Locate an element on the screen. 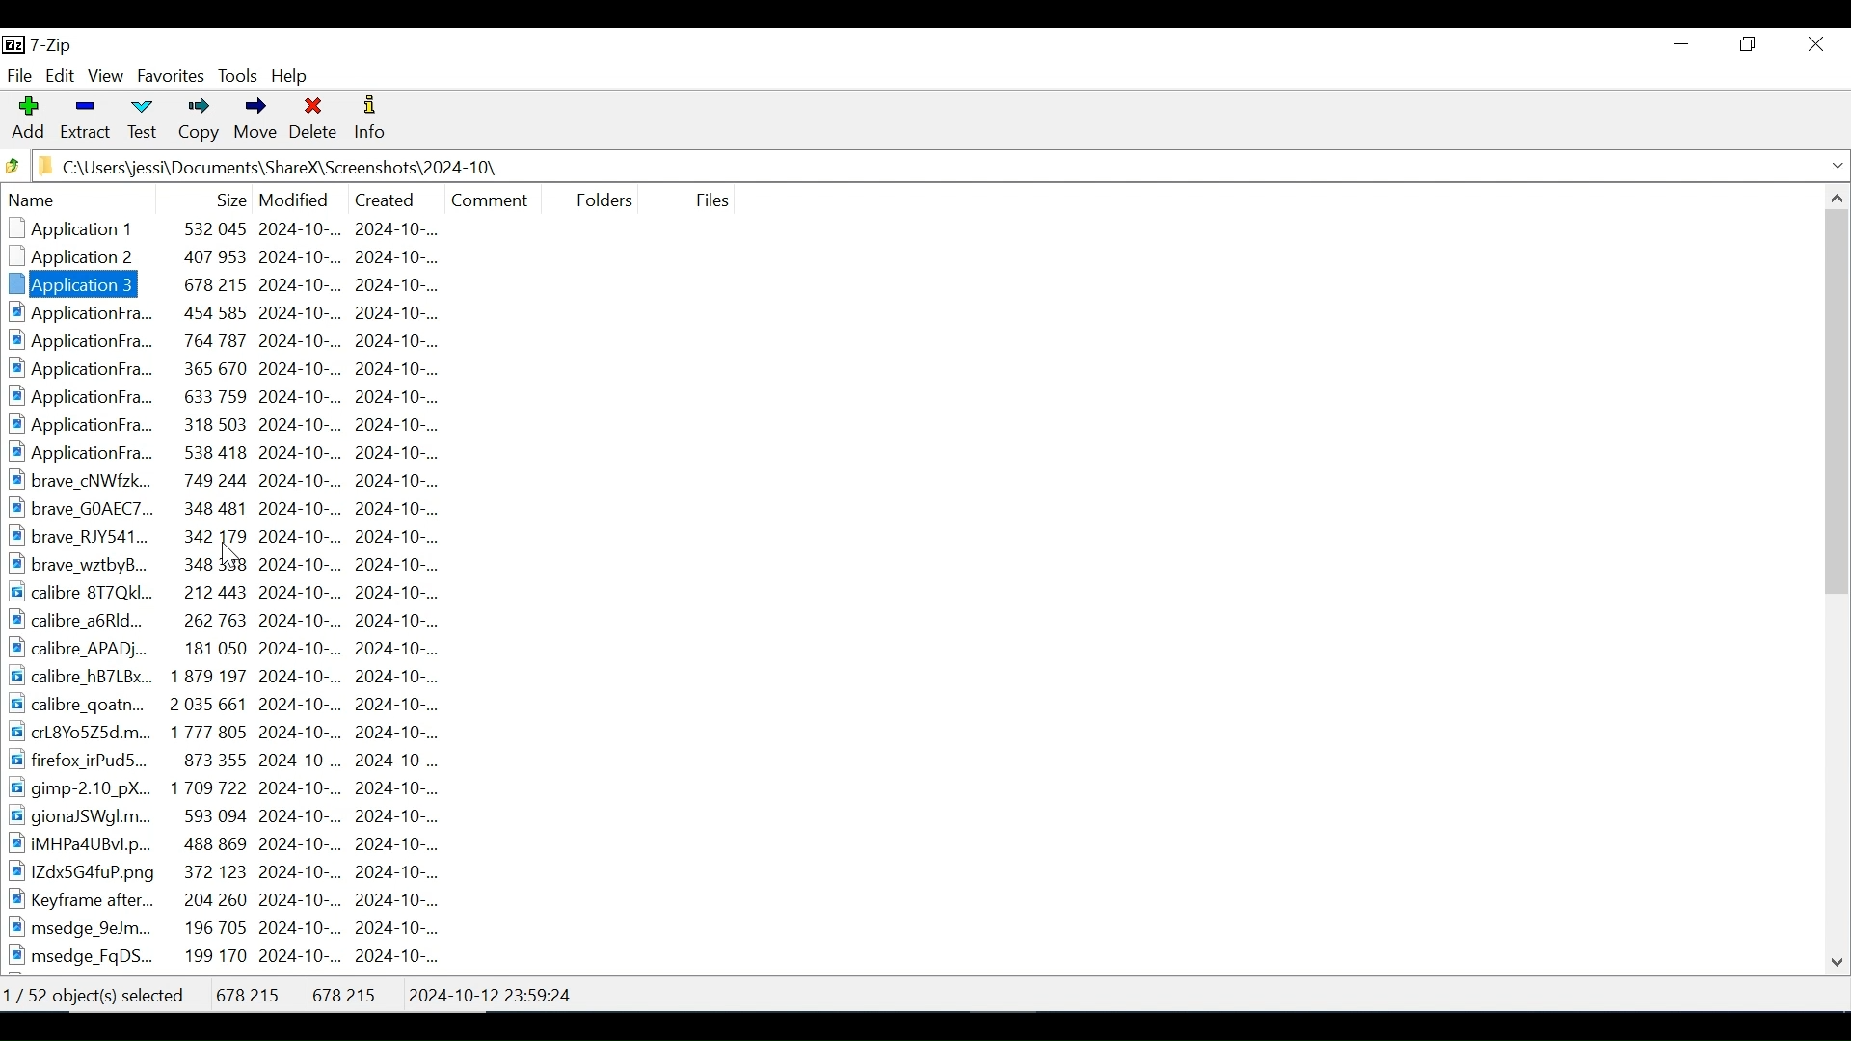 The image size is (1851, 1041).  calibre_8T7QKI... 212443 2024-10-... 2024-10-... is located at coordinates (241, 593).